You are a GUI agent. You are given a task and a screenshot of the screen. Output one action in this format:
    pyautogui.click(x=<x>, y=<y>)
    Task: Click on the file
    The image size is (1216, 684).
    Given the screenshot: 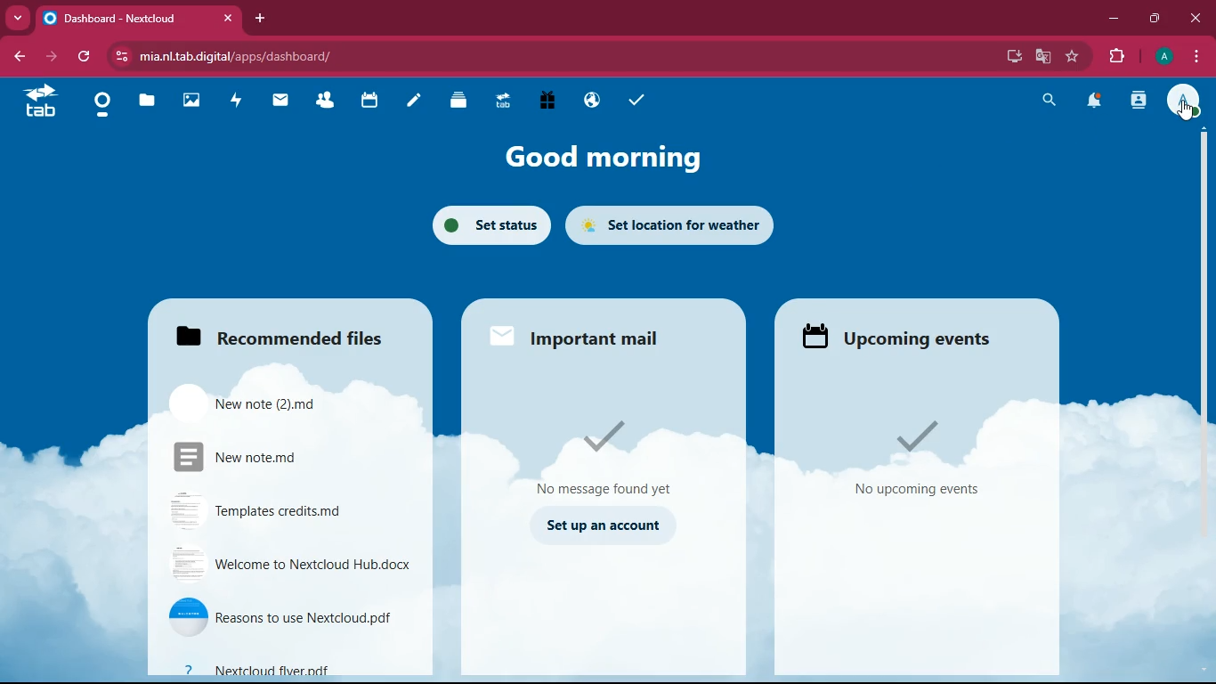 What is the action you would take?
    pyautogui.click(x=254, y=402)
    